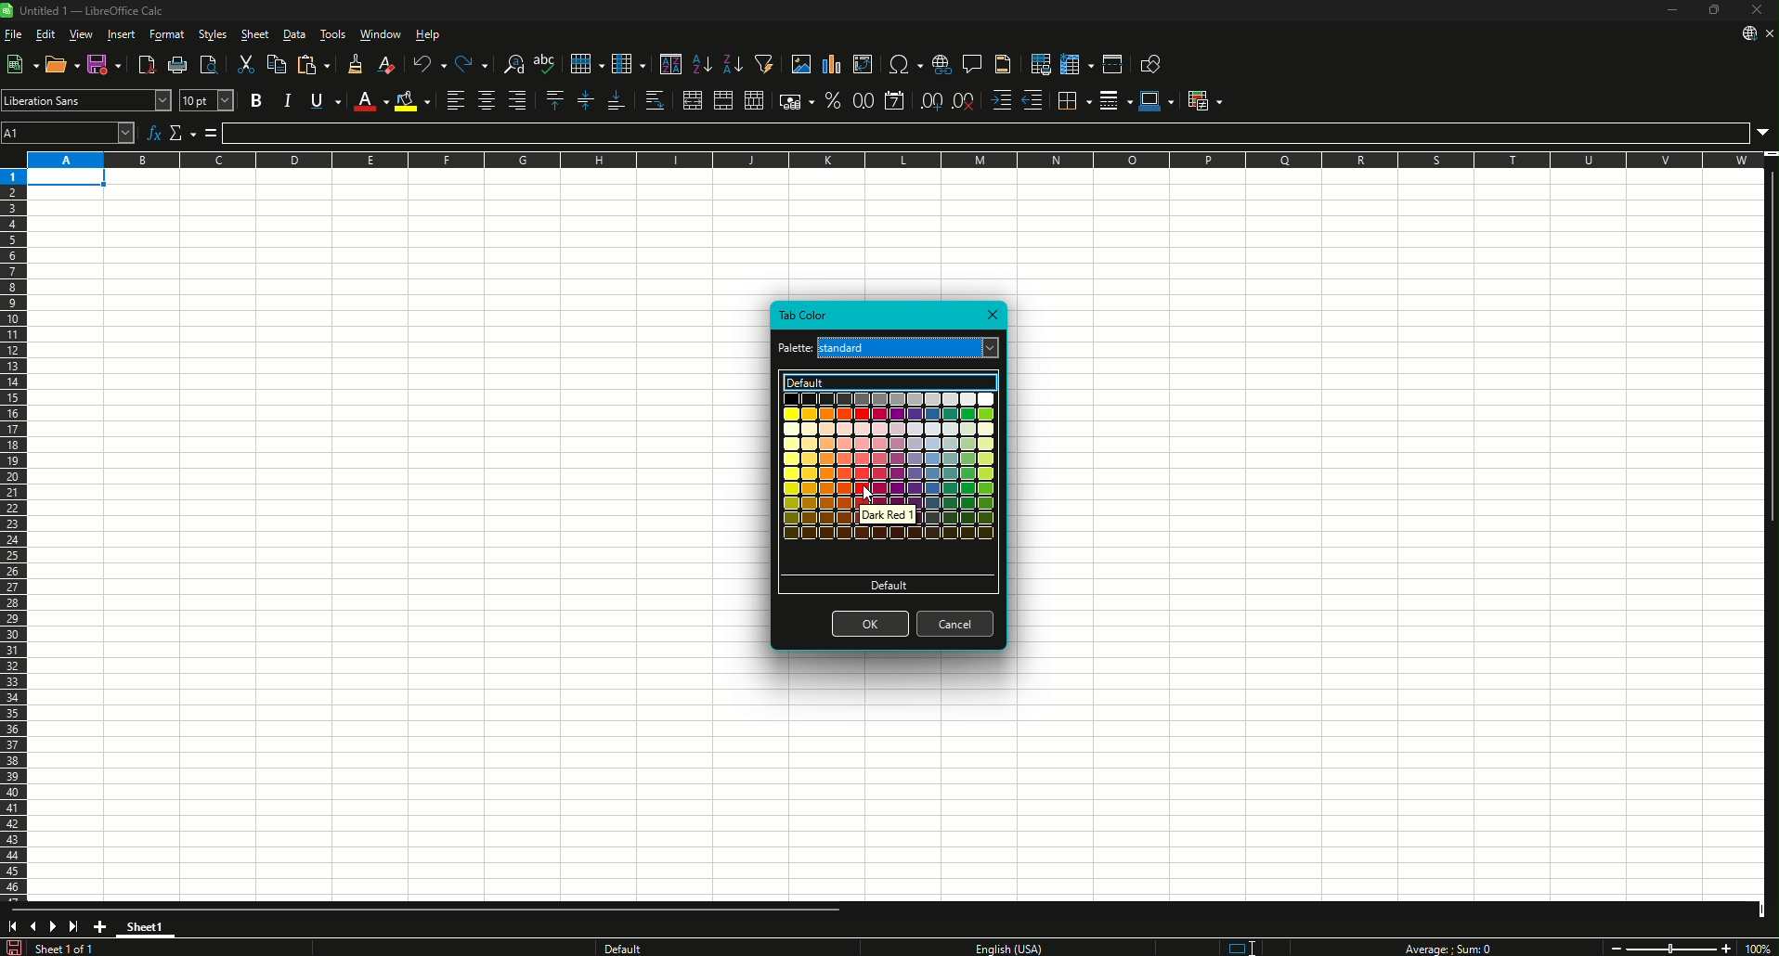 This screenshot has height=956, width=1779. I want to click on New, so click(21, 64).